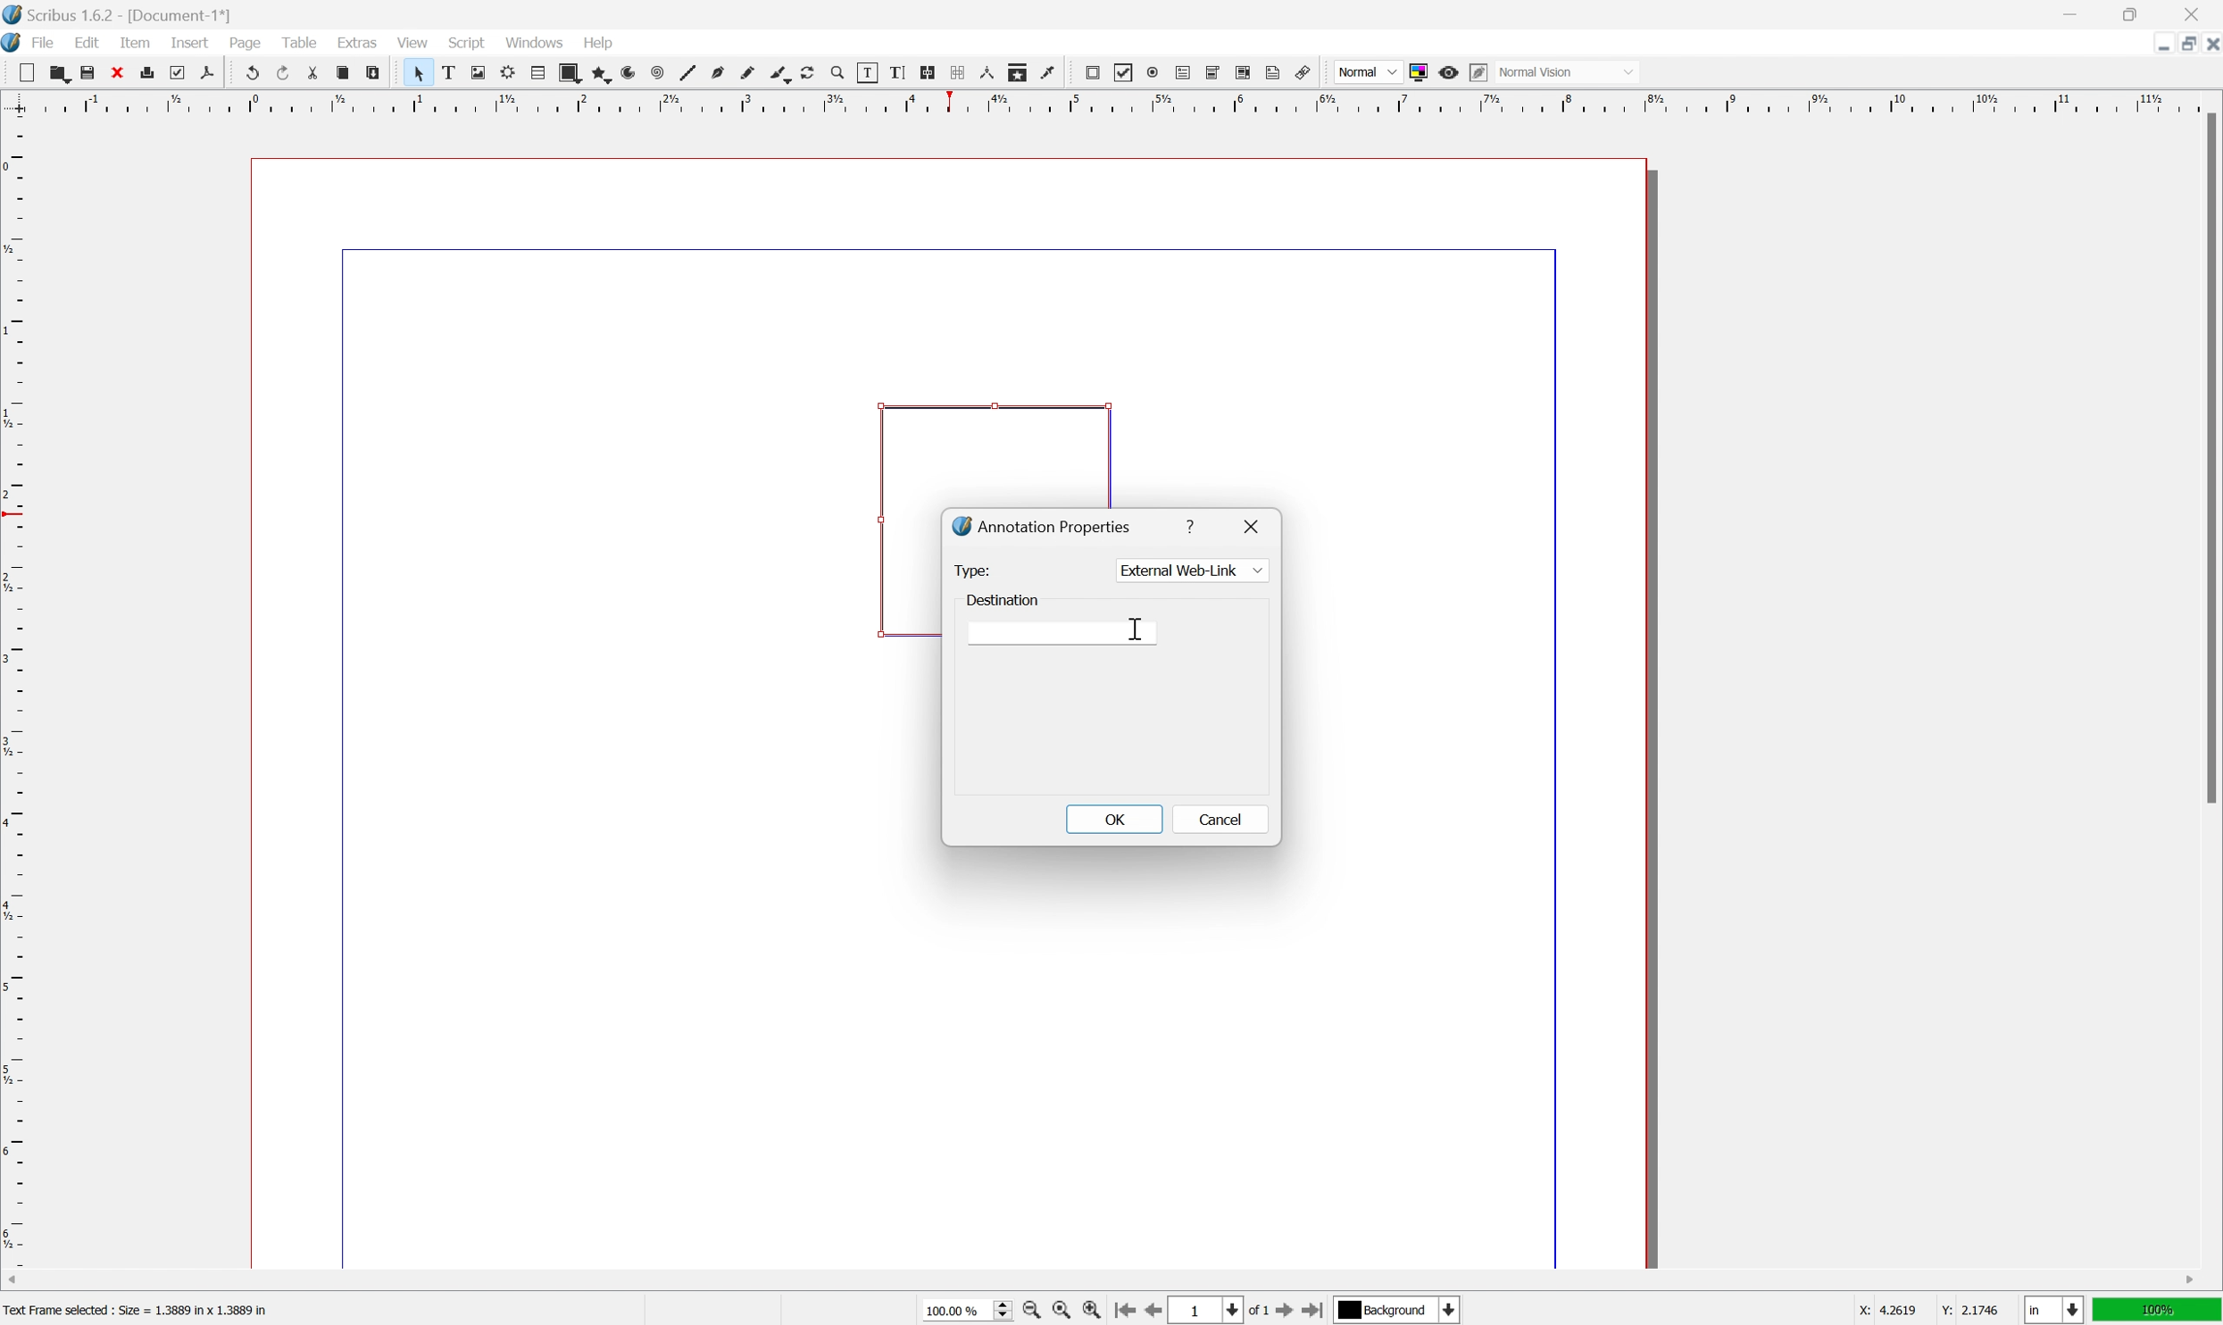  Describe the element at coordinates (987, 72) in the screenshot. I see `measurements` at that location.